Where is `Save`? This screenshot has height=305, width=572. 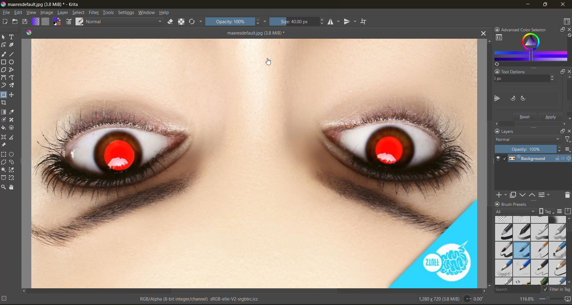 Save is located at coordinates (525, 116).